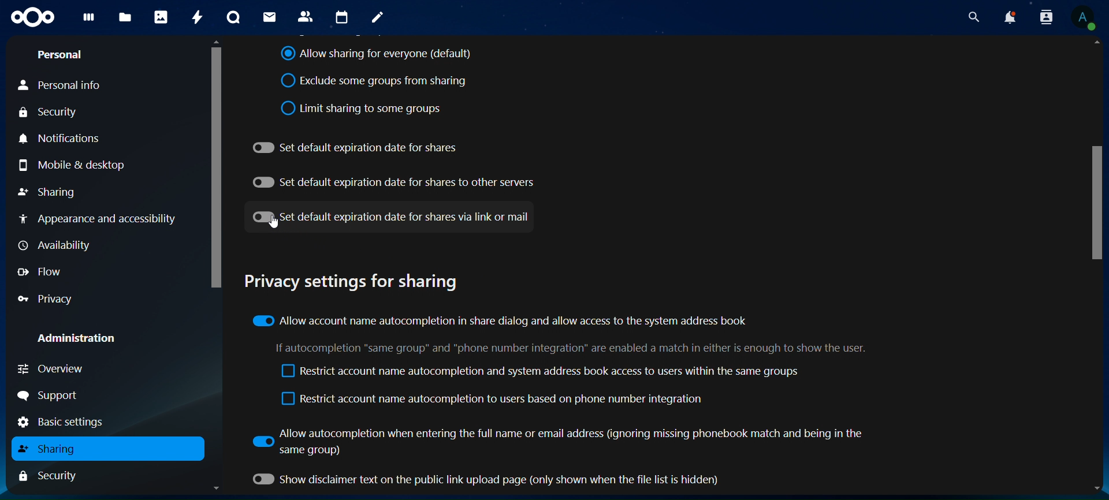 The height and width of the screenshot is (500, 1109). I want to click on restrict account name autocompletion and system address book access to users within the same group, so click(541, 370).